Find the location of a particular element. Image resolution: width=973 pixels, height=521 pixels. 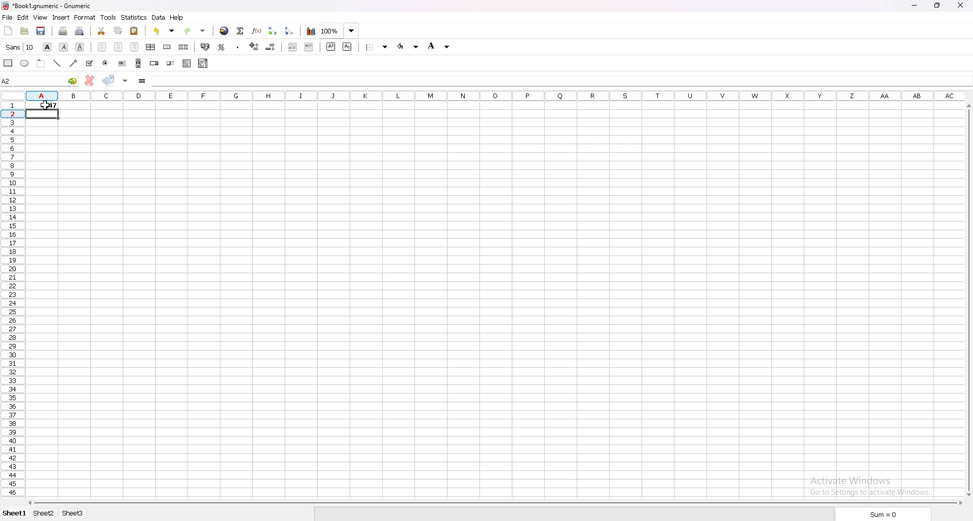

button is located at coordinates (121, 63).